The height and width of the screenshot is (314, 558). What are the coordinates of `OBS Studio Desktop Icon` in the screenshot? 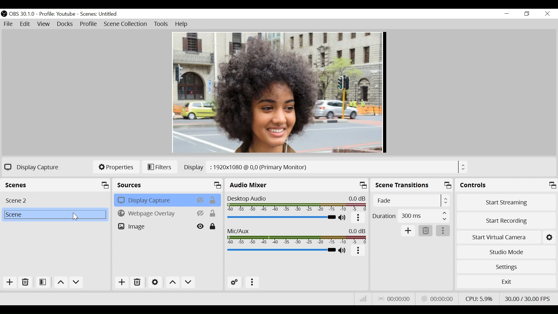 It's located at (4, 14).